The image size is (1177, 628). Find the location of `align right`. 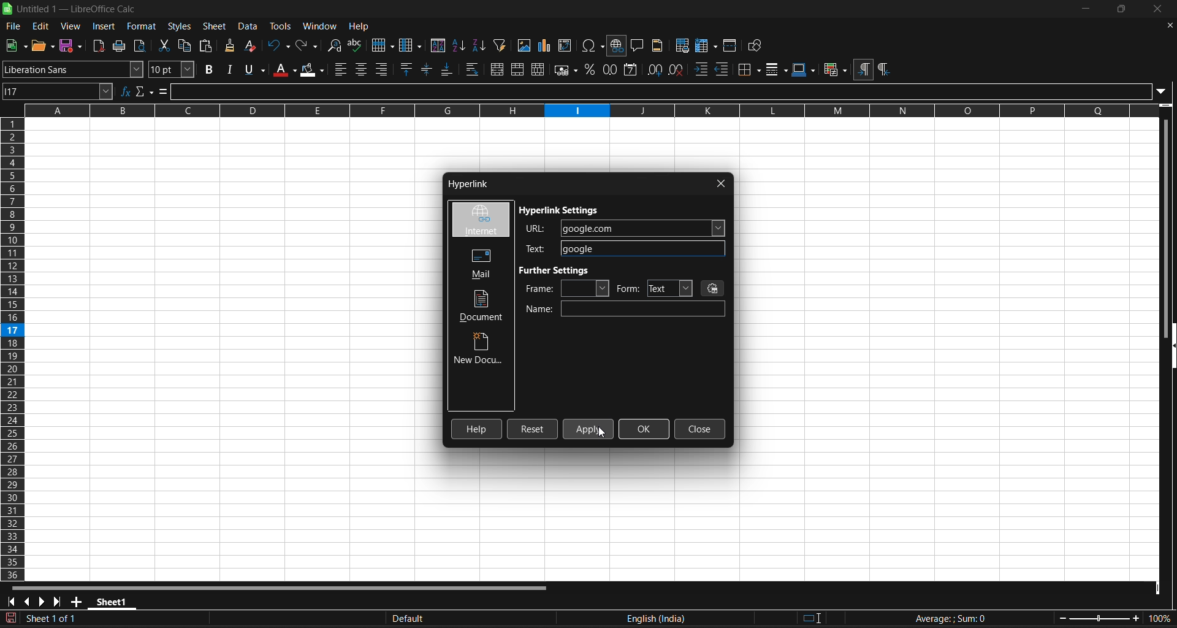

align right is located at coordinates (383, 69).